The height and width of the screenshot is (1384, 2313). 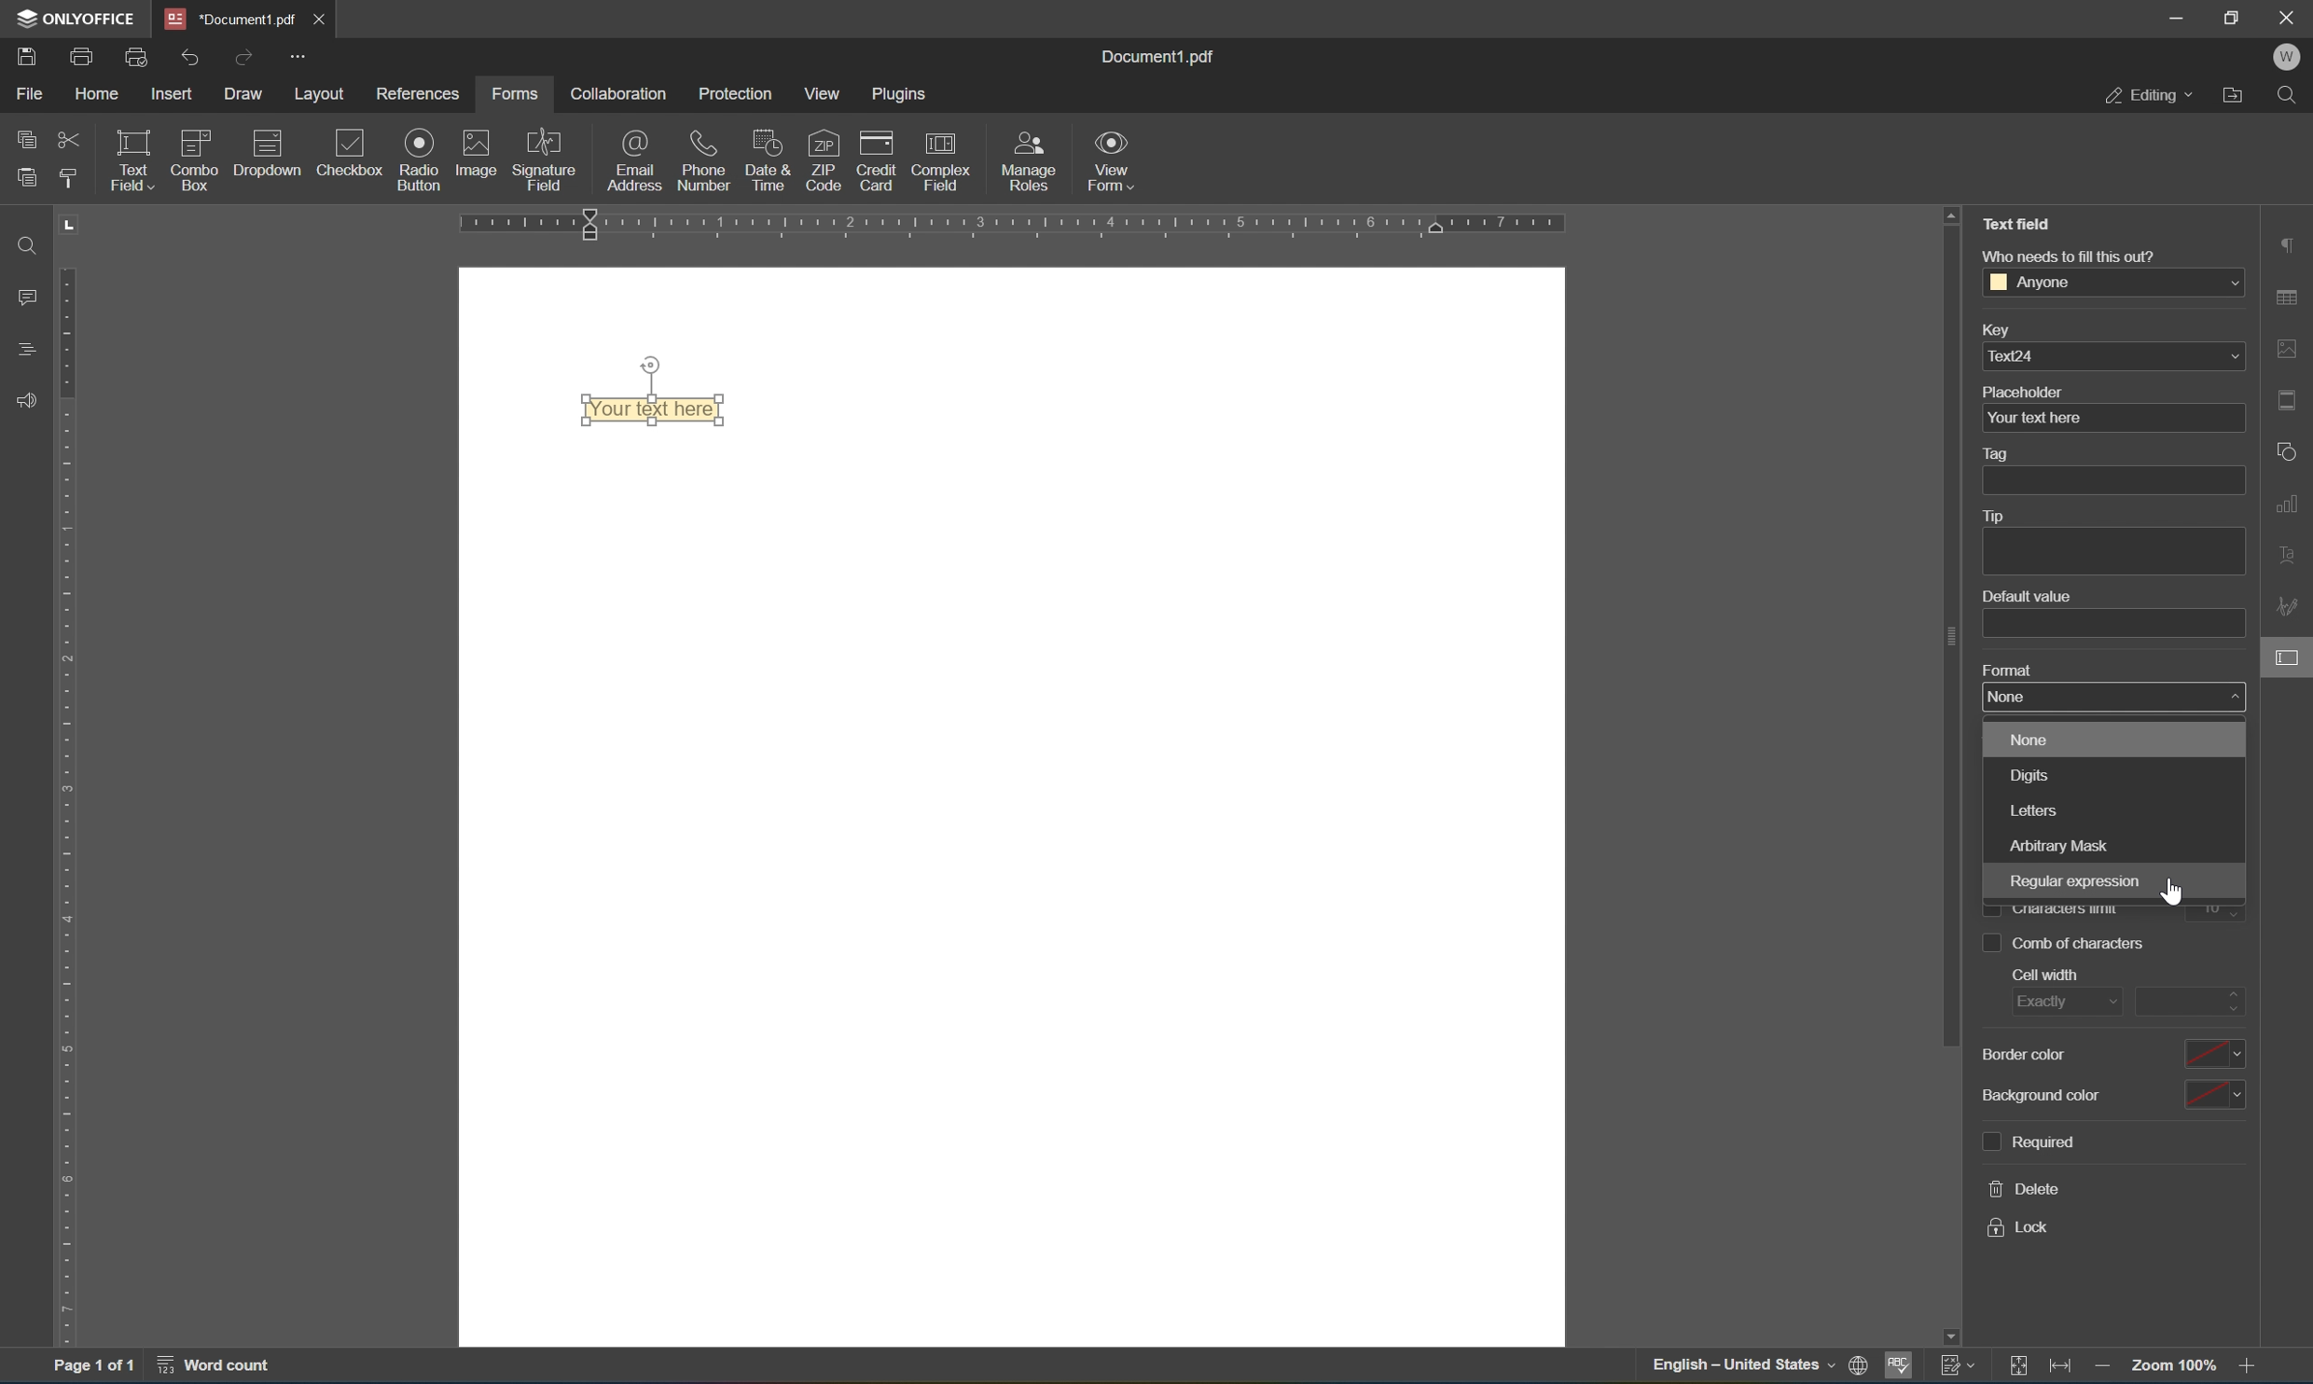 What do you see at coordinates (29, 92) in the screenshot?
I see `file` at bounding box center [29, 92].